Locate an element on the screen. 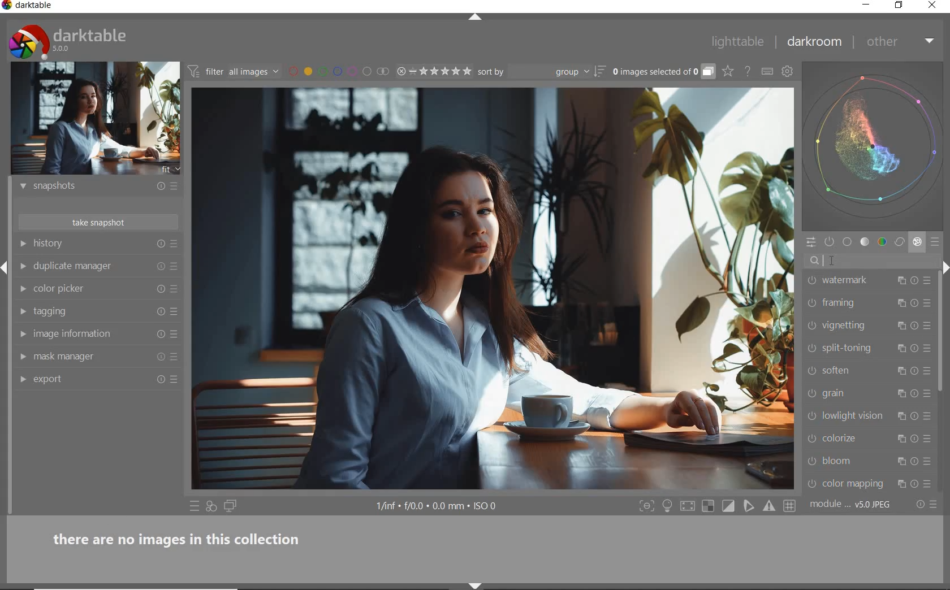 The width and height of the screenshot is (950, 590). soften is located at coordinates (856, 370).